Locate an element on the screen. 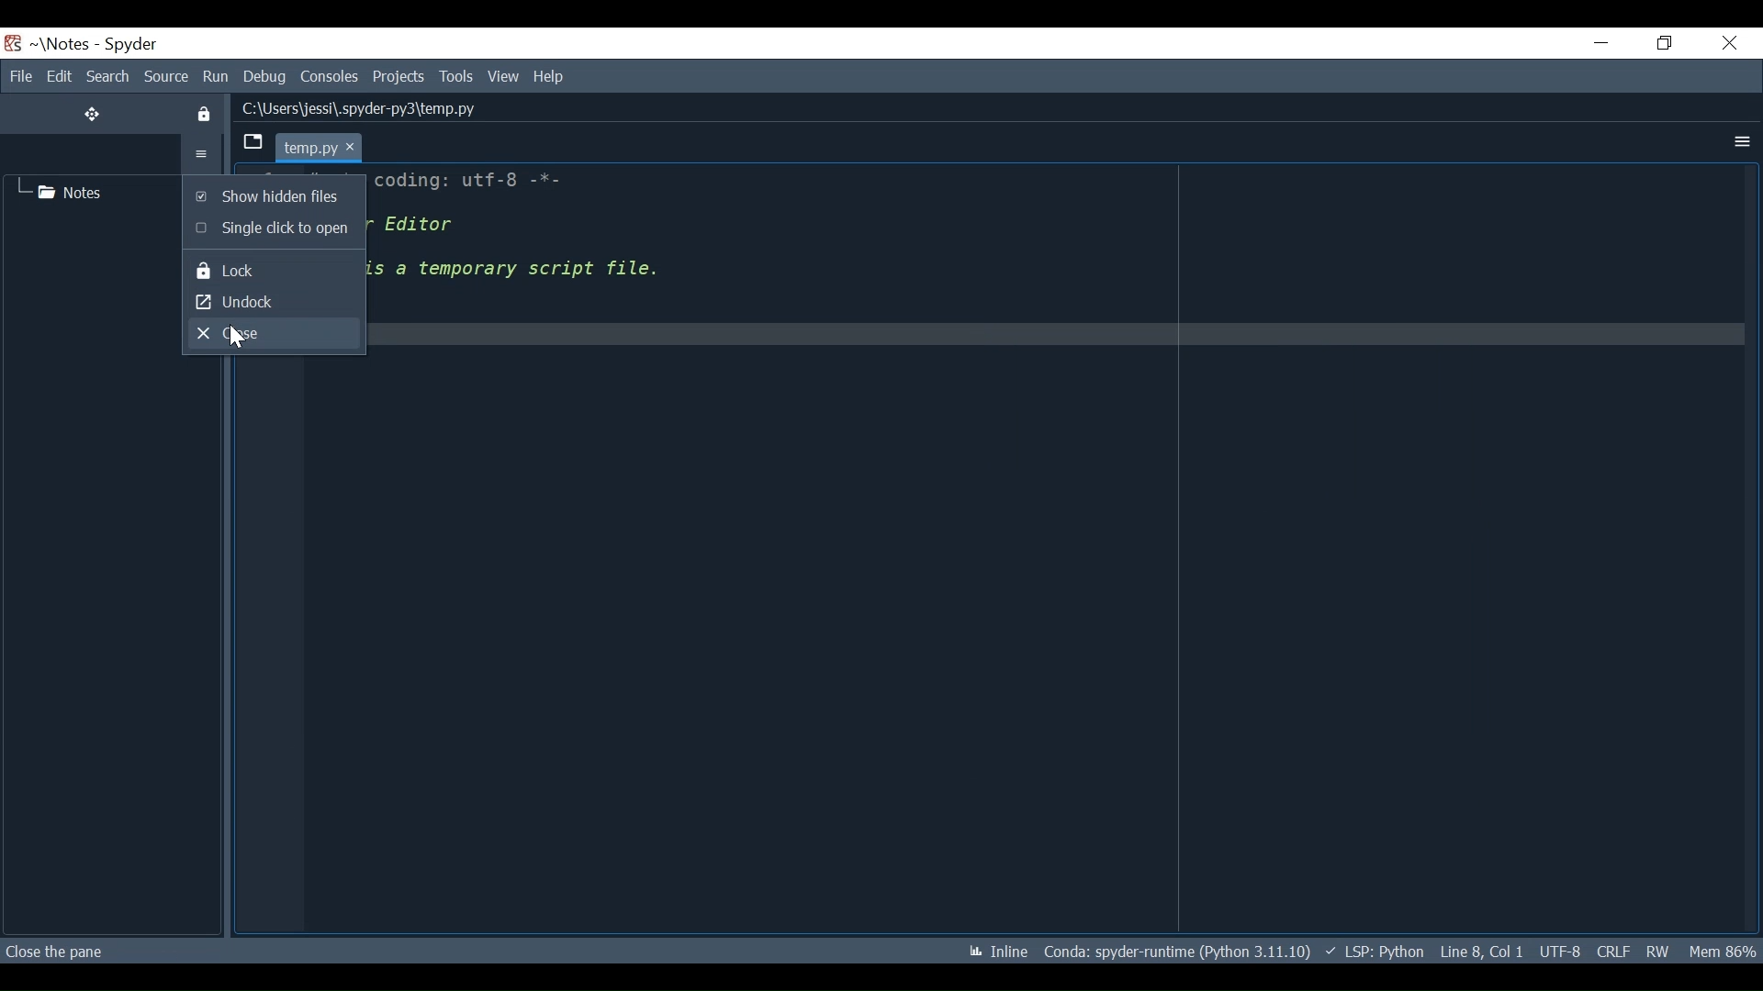  RW is located at coordinates (1662, 952).